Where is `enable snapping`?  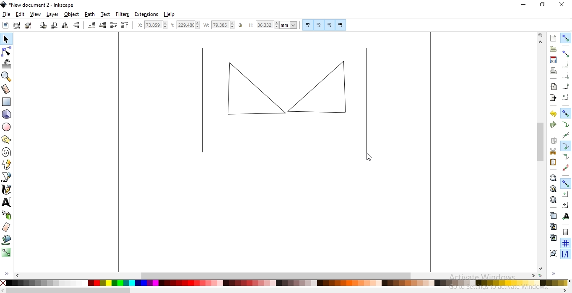 enable snapping is located at coordinates (566, 38).